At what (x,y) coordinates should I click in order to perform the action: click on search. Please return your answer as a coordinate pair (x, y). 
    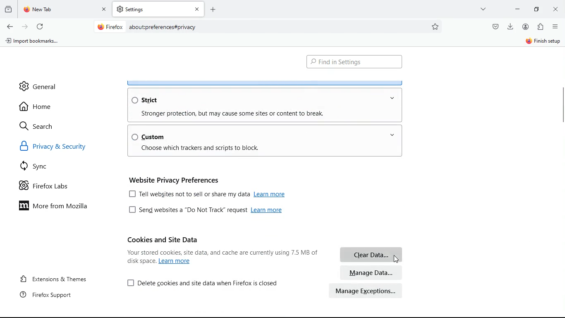
    Looking at the image, I should click on (41, 126).